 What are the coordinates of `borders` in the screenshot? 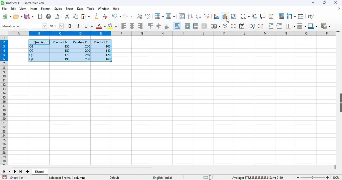 It's located at (290, 26).